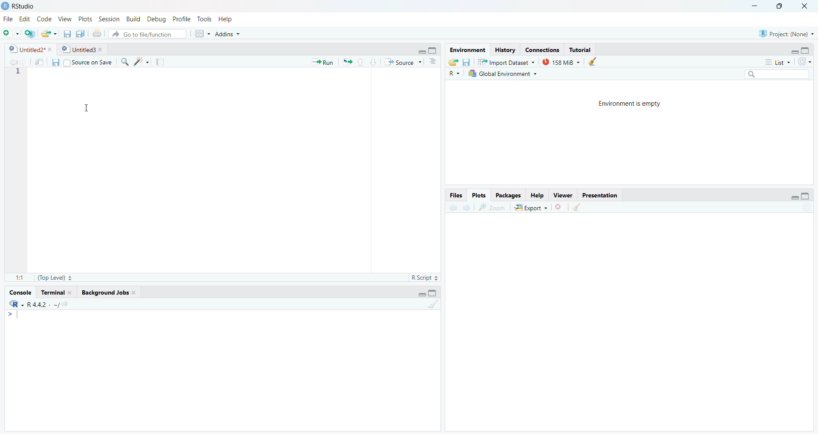 Image resolution: width=818 pixels, height=434 pixels. I want to click on Rerun the previous code, so click(359, 61).